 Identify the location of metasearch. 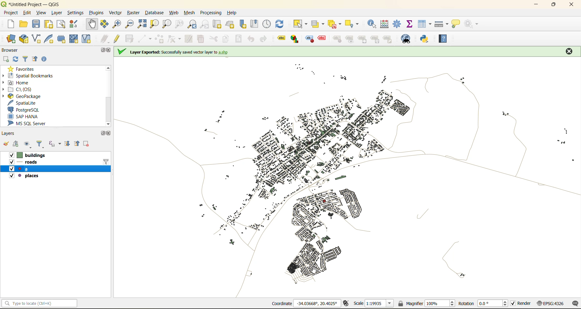
(407, 39).